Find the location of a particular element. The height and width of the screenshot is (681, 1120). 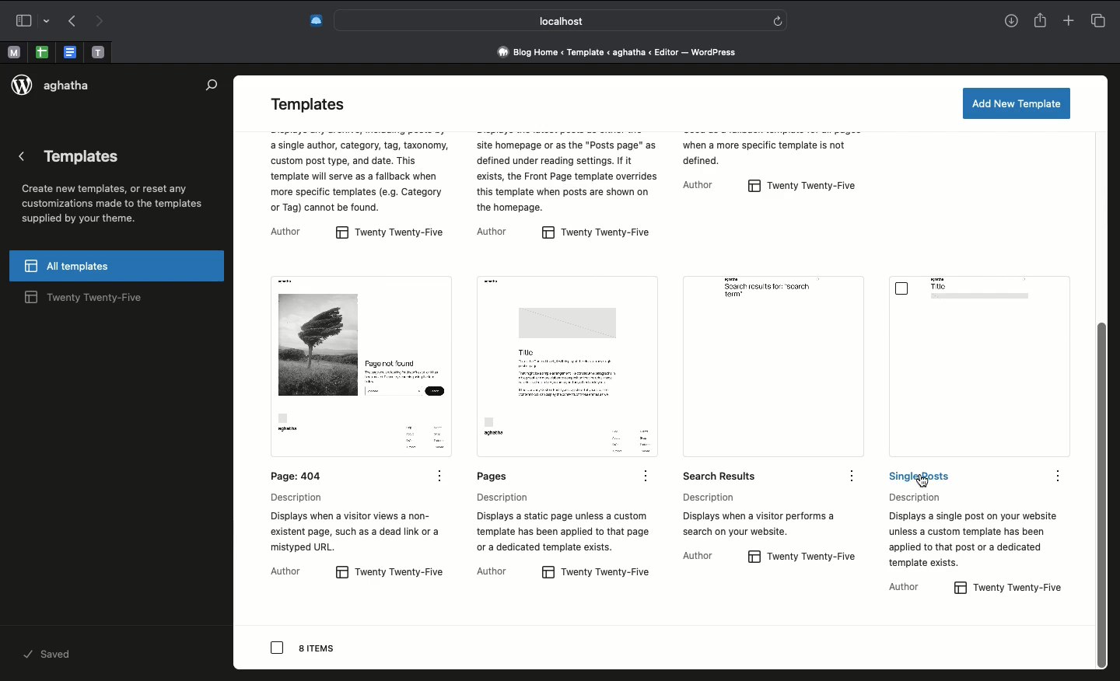

twenty twenty-five description is located at coordinates (781, 149).